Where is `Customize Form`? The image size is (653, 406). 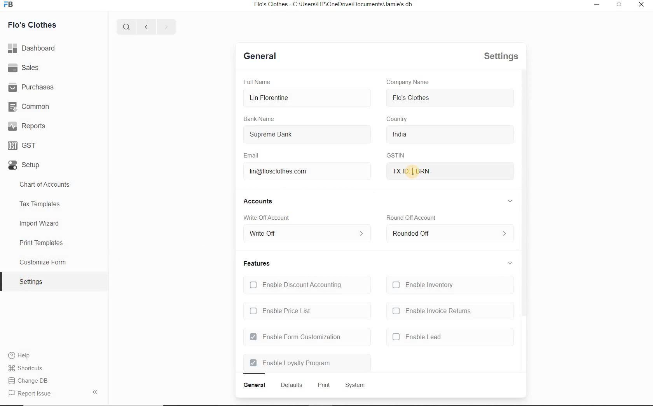
Customize Form is located at coordinates (44, 261).